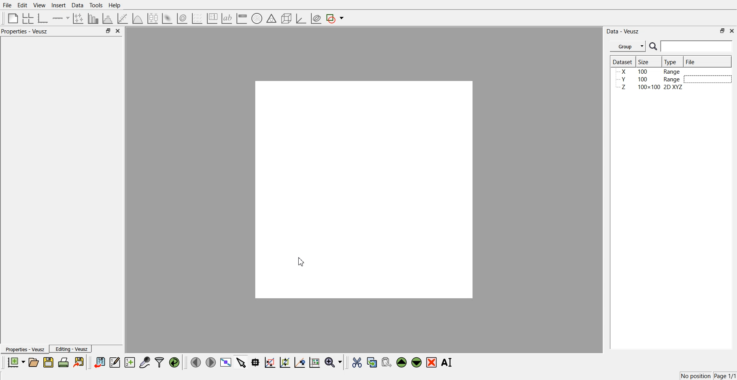 This screenshot has height=380, width=737. I want to click on Zoom out of the graph axes, so click(285, 362).